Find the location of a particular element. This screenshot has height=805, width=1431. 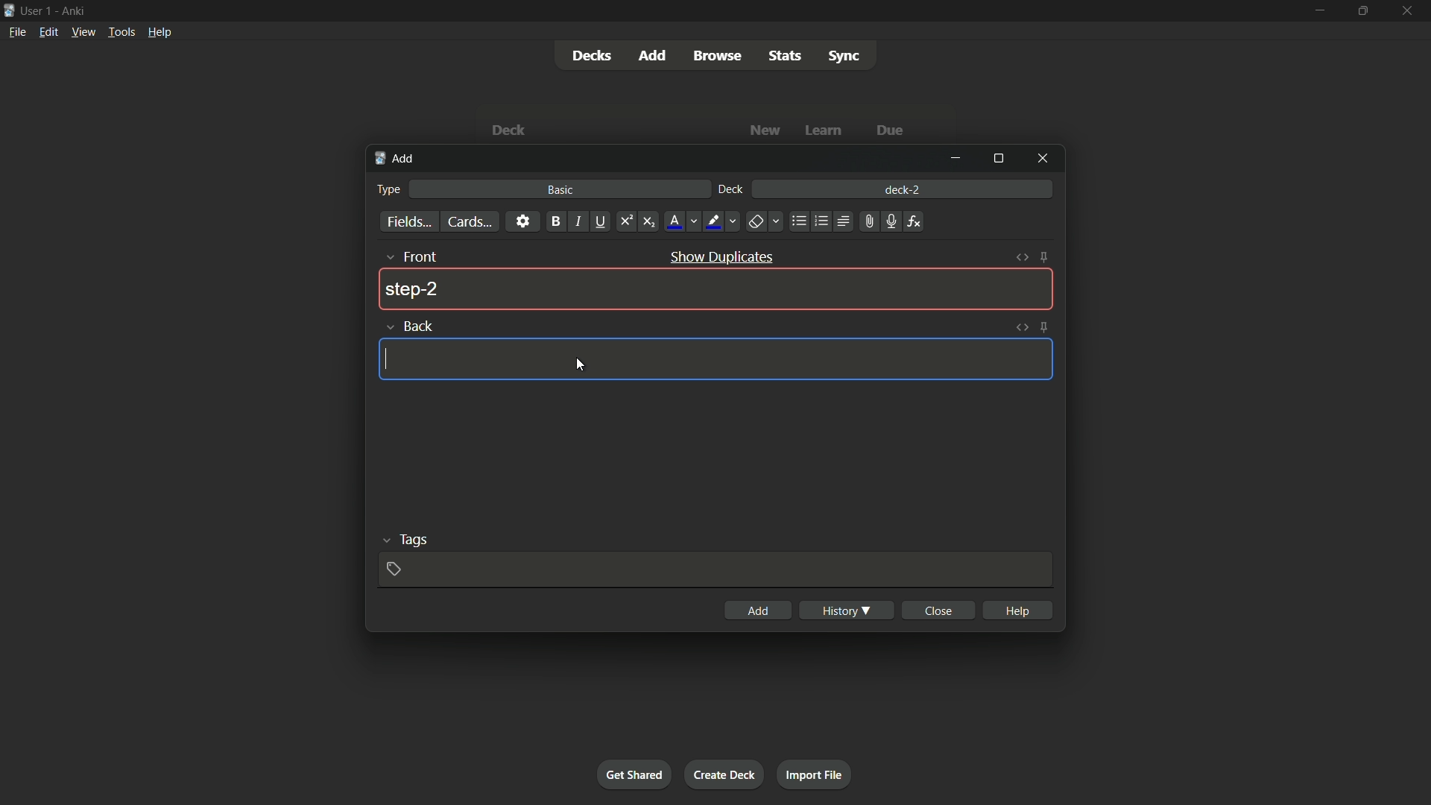

subscript is located at coordinates (648, 222).